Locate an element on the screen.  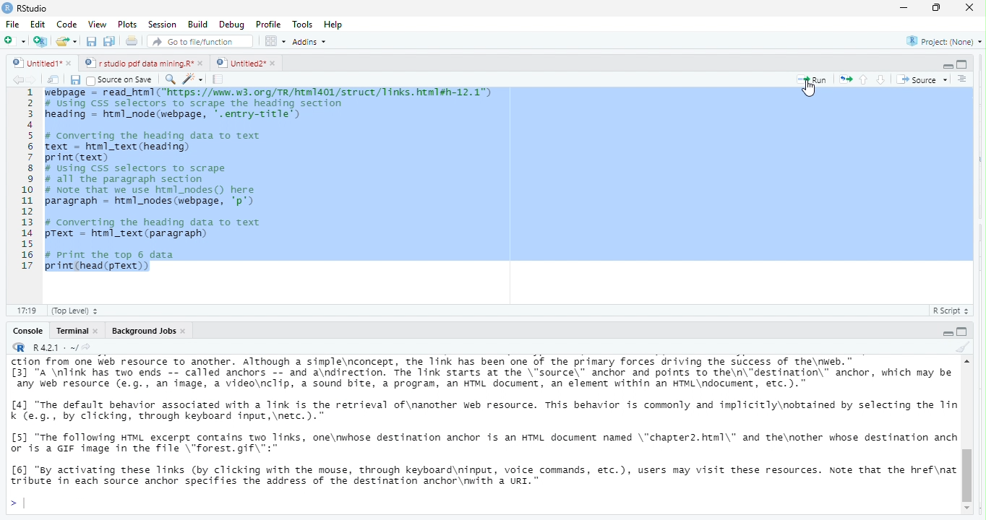
hide console is located at coordinates (962, 63).